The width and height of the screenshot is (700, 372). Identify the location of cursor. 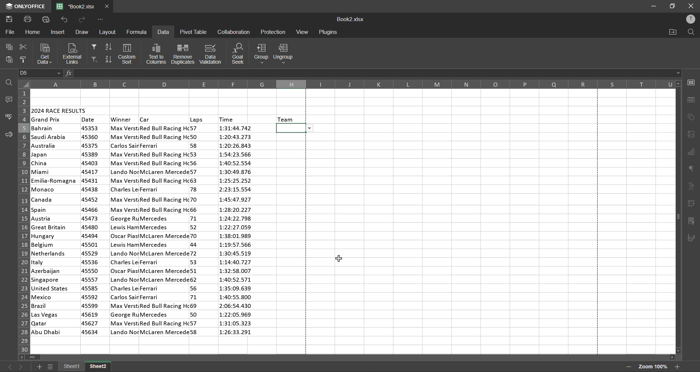
(338, 260).